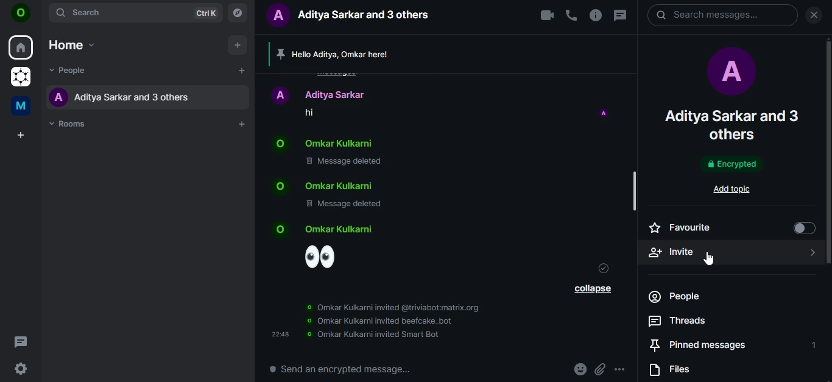 The height and width of the screenshot is (382, 832). What do you see at coordinates (604, 114) in the screenshot?
I see `icon` at bounding box center [604, 114].